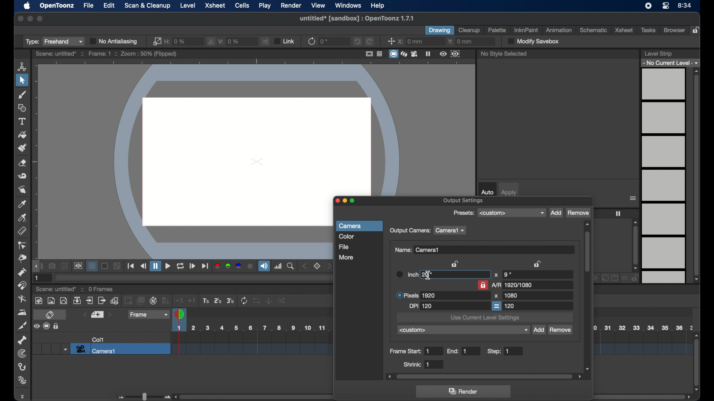  Describe the element at coordinates (496, 296) in the screenshot. I see `x` at that location.